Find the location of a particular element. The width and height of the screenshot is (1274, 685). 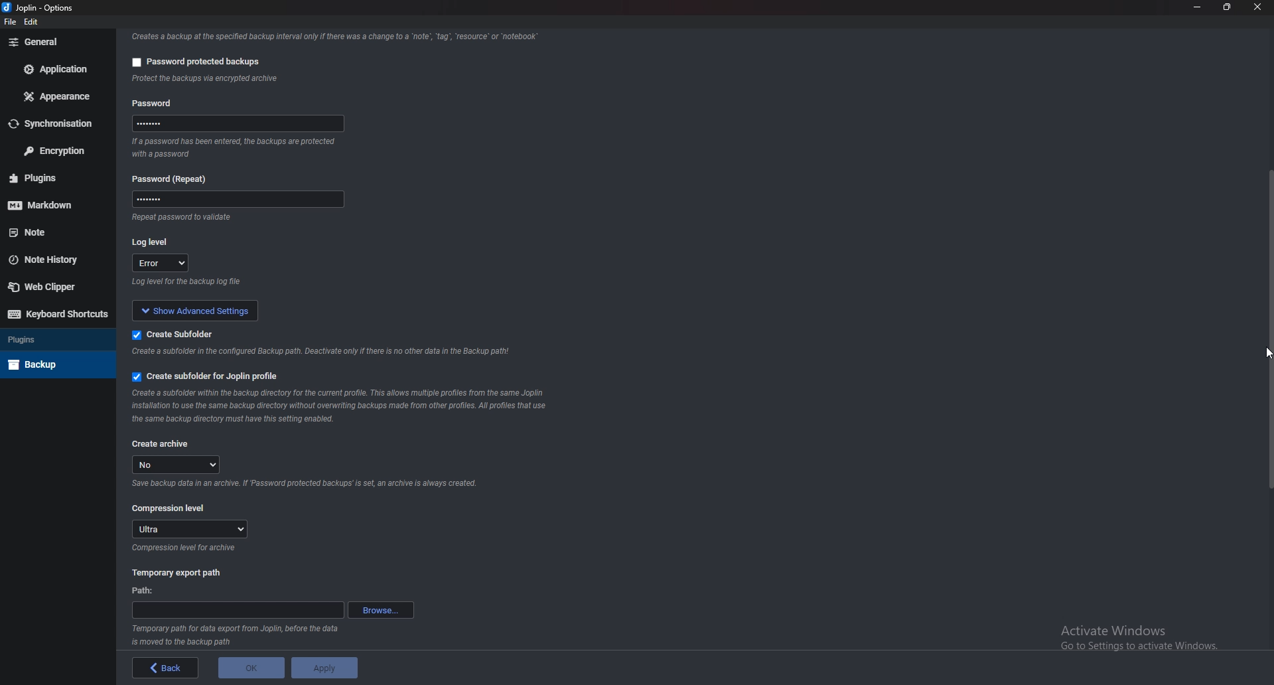

ok is located at coordinates (246, 670).